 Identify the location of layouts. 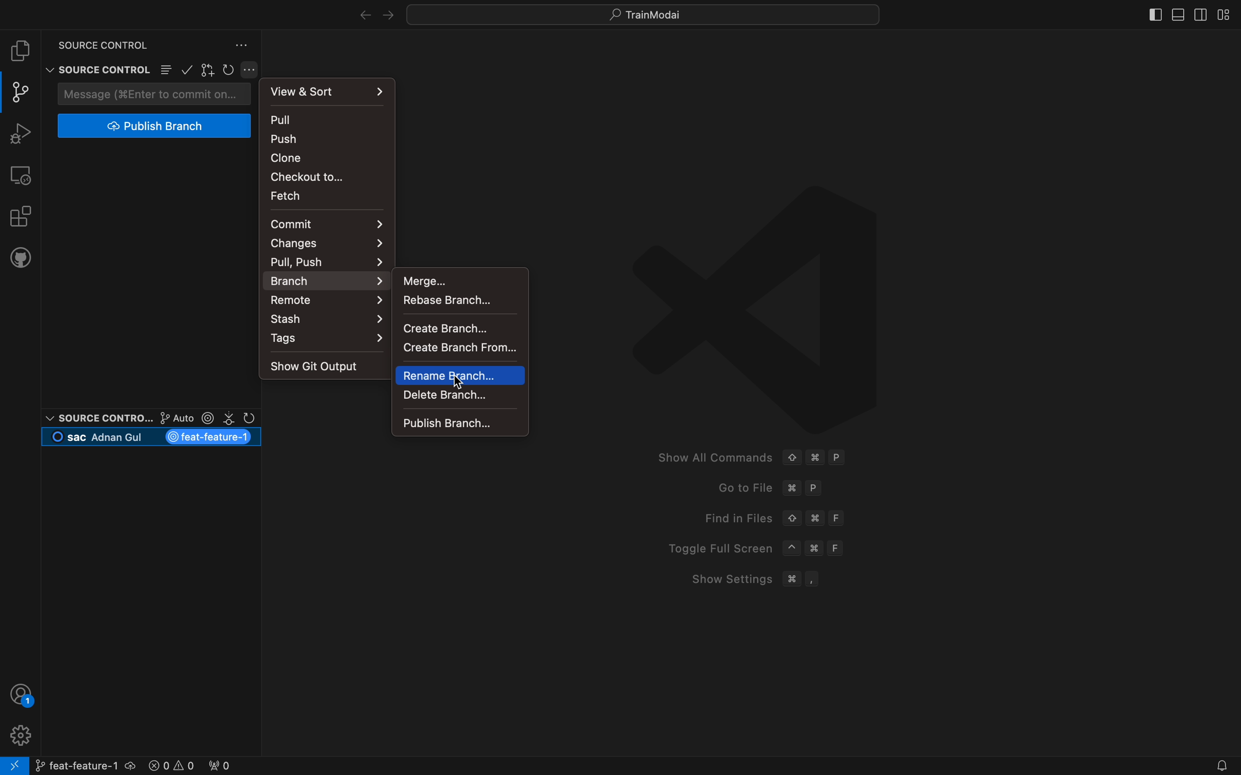
(1184, 13).